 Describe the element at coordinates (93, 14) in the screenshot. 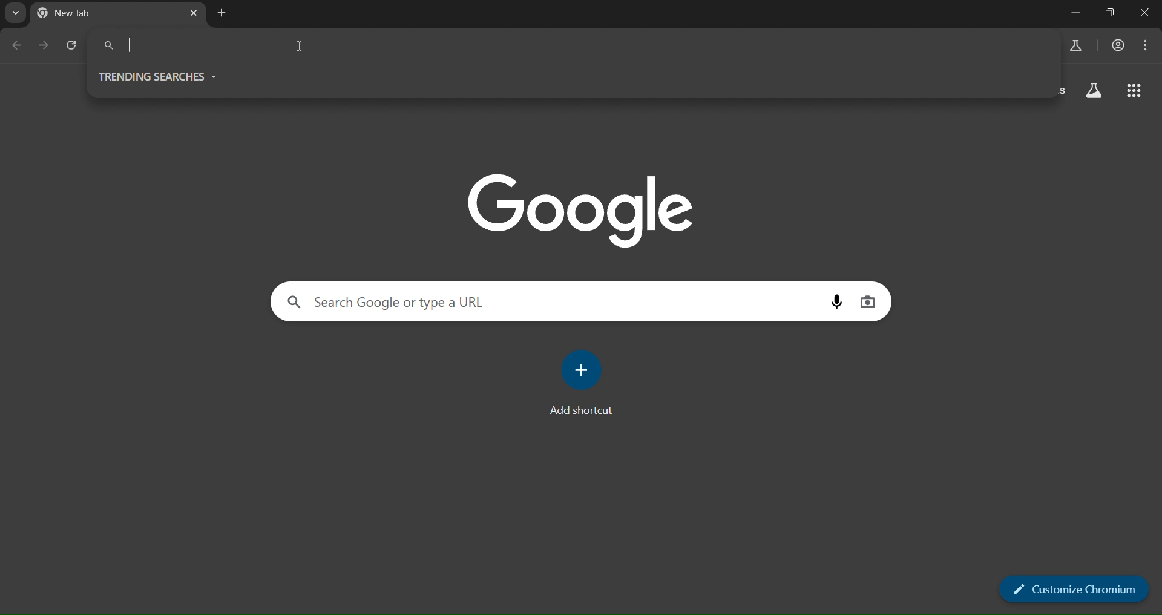

I see `current tab` at that location.